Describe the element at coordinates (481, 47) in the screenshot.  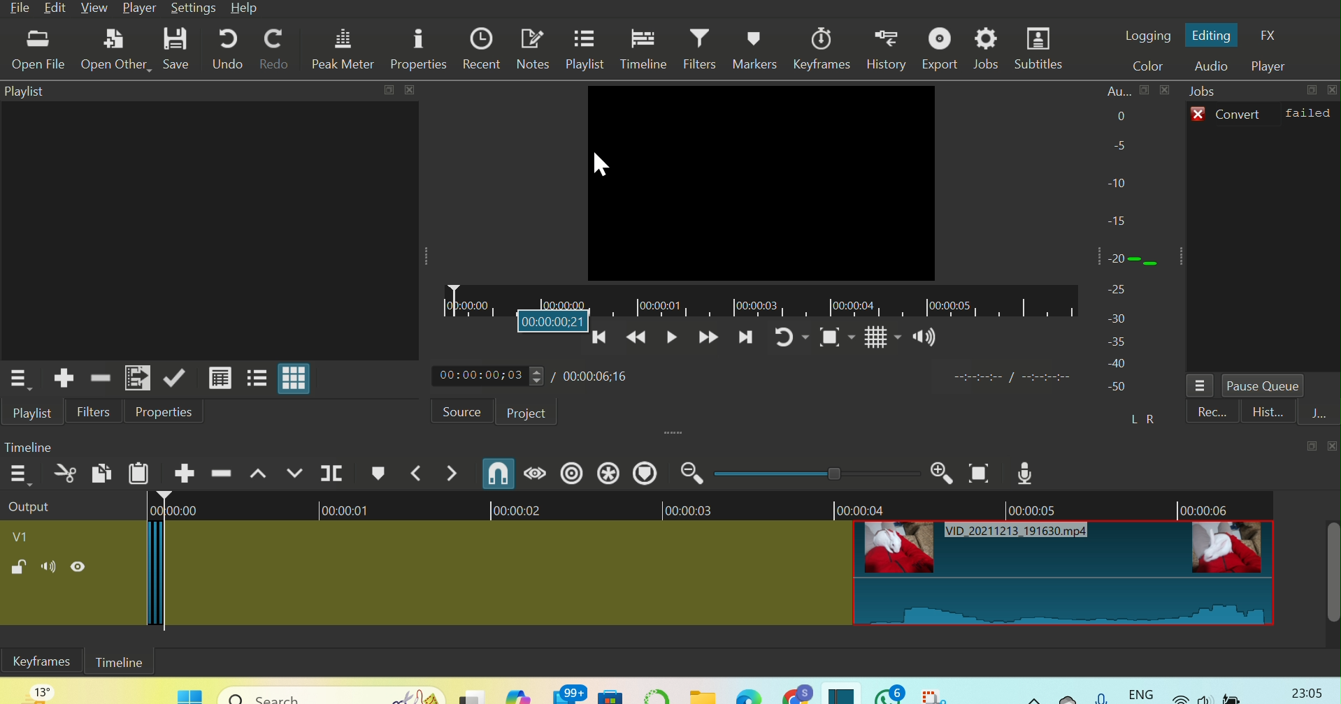
I see `Recent` at that location.